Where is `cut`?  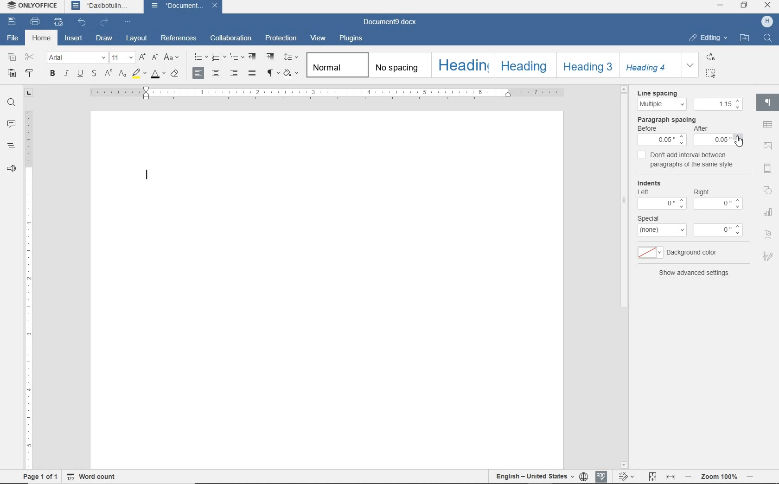 cut is located at coordinates (32, 57).